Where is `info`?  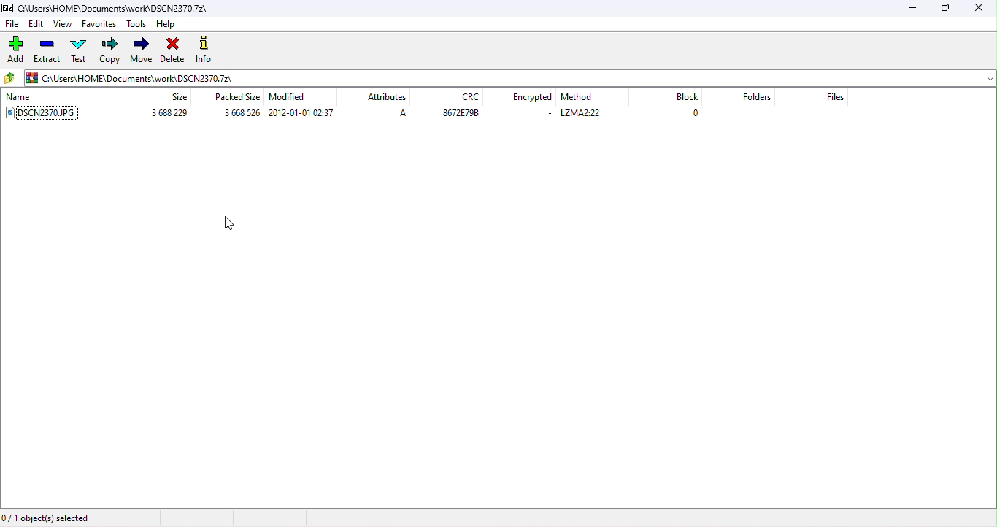 info is located at coordinates (207, 49).